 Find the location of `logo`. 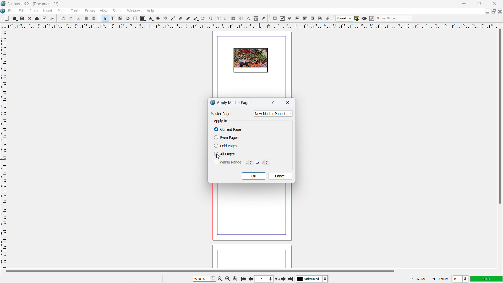

logo is located at coordinates (3, 11).